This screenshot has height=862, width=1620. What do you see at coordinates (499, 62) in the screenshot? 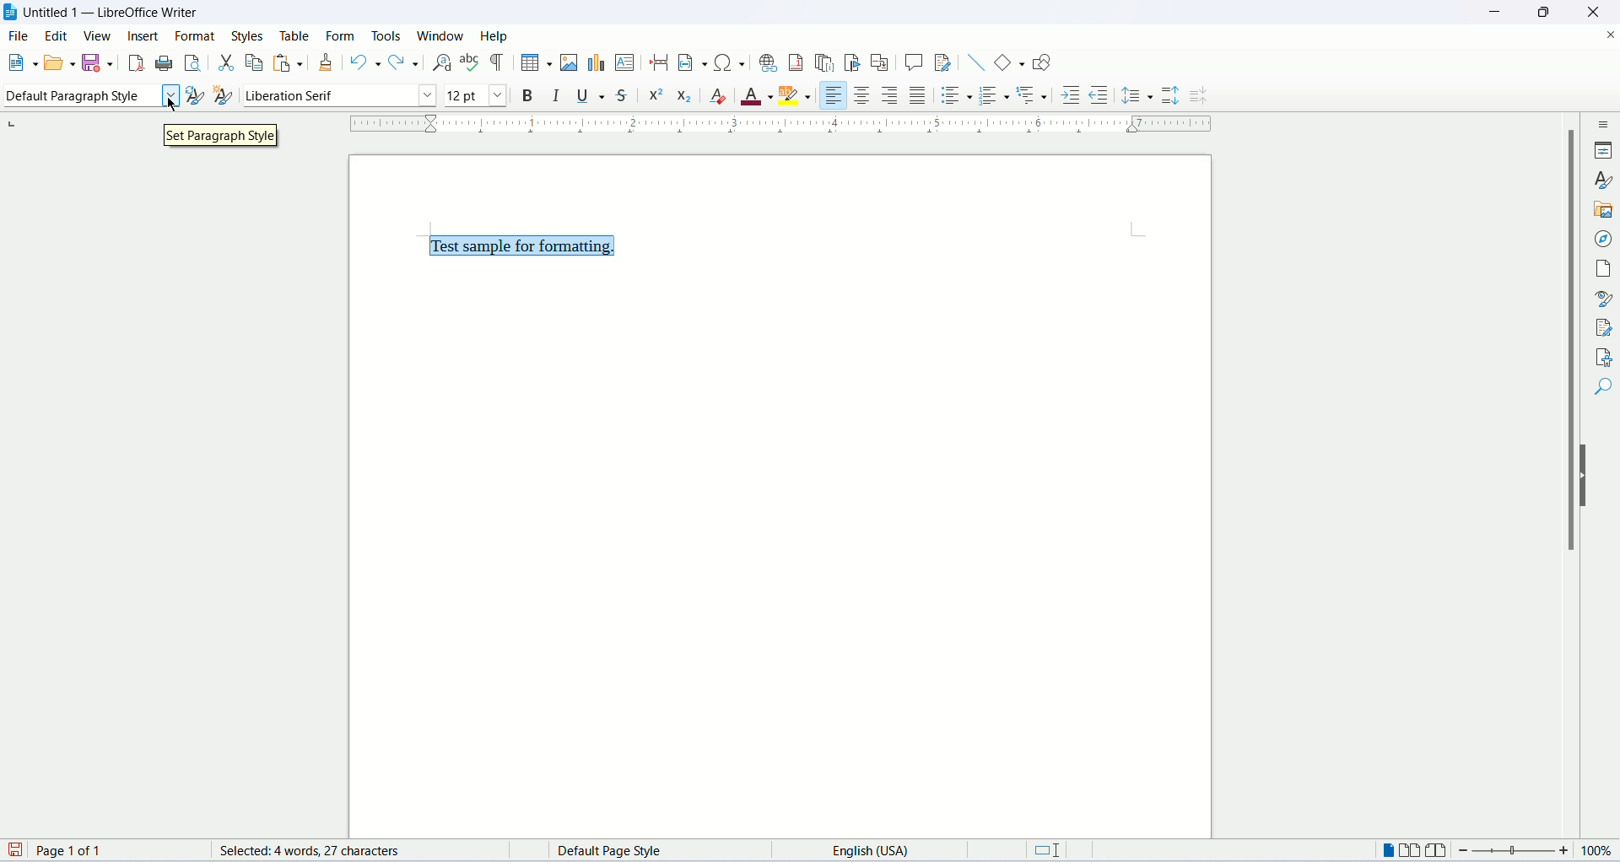
I see `mark formatting` at bounding box center [499, 62].